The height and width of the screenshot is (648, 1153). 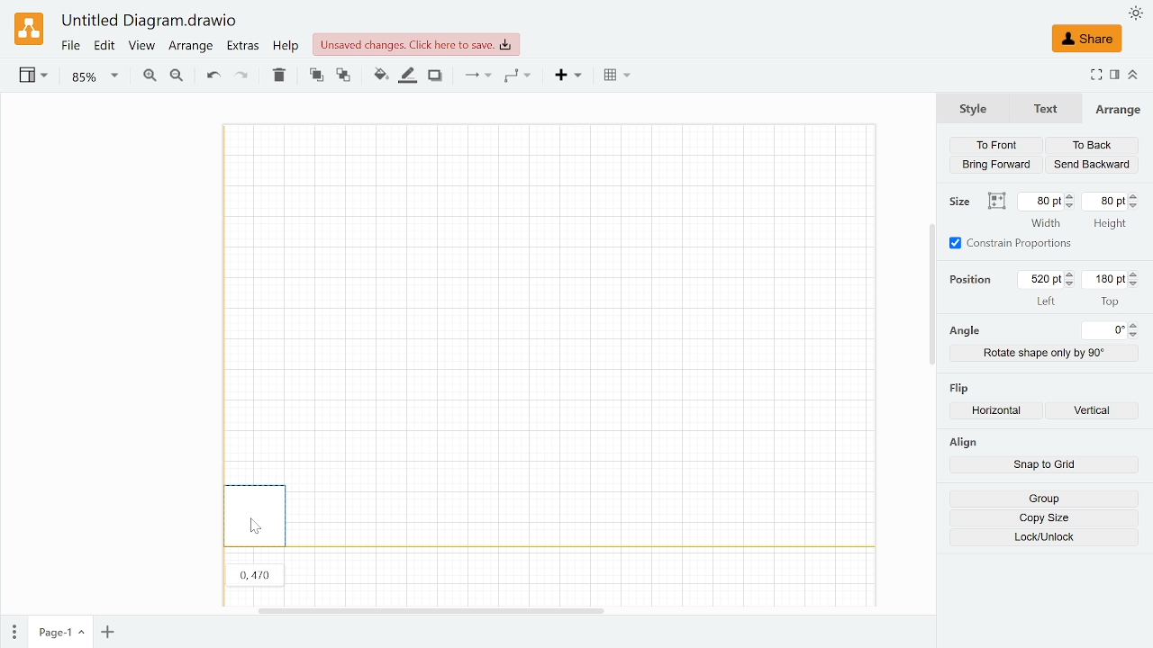 What do you see at coordinates (278, 75) in the screenshot?
I see `Delete` at bounding box center [278, 75].